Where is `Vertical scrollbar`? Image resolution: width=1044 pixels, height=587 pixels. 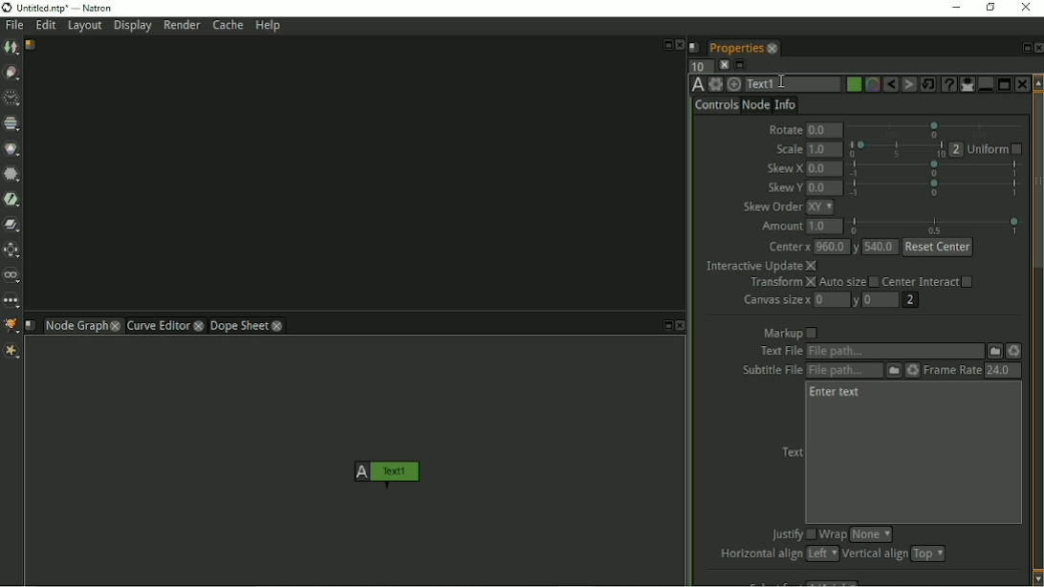
Vertical scrollbar is located at coordinates (1037, 330).